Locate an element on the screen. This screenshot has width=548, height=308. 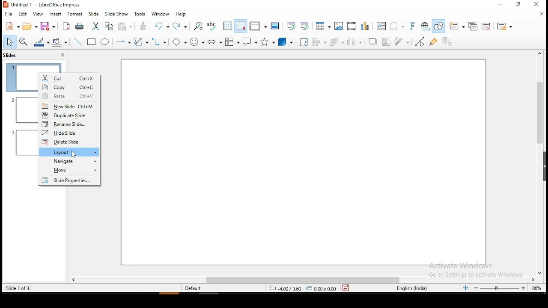
print is located at coordinates (79, 26).